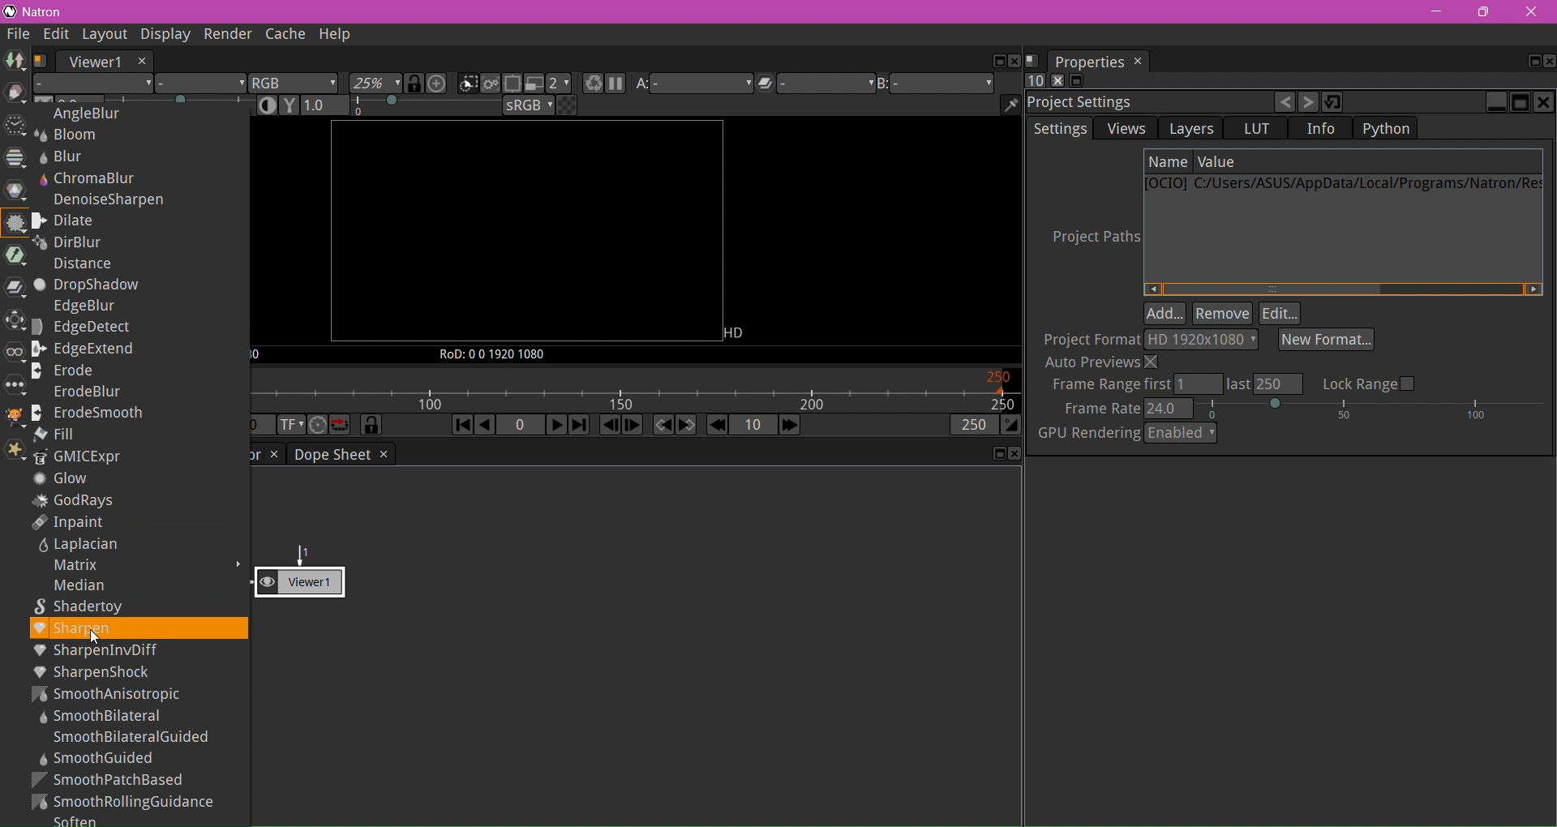 This screenshot has width=1557, height=827. Describe the element at coordinates (693, 86) in the screenshot. I see `Viewer Input A` at that location.